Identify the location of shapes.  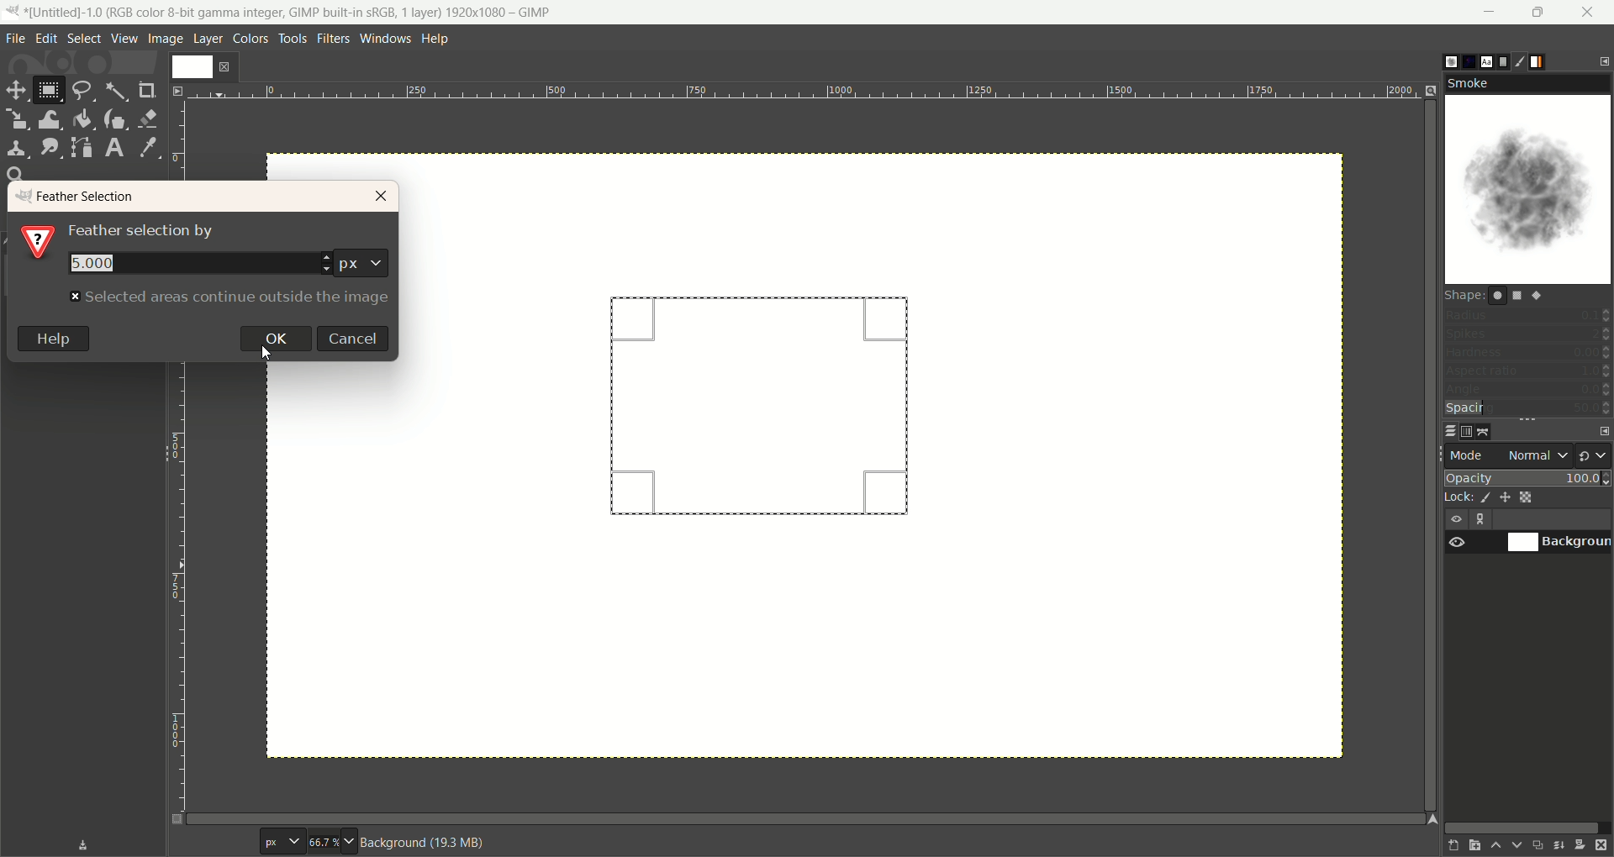
(1527, 297).